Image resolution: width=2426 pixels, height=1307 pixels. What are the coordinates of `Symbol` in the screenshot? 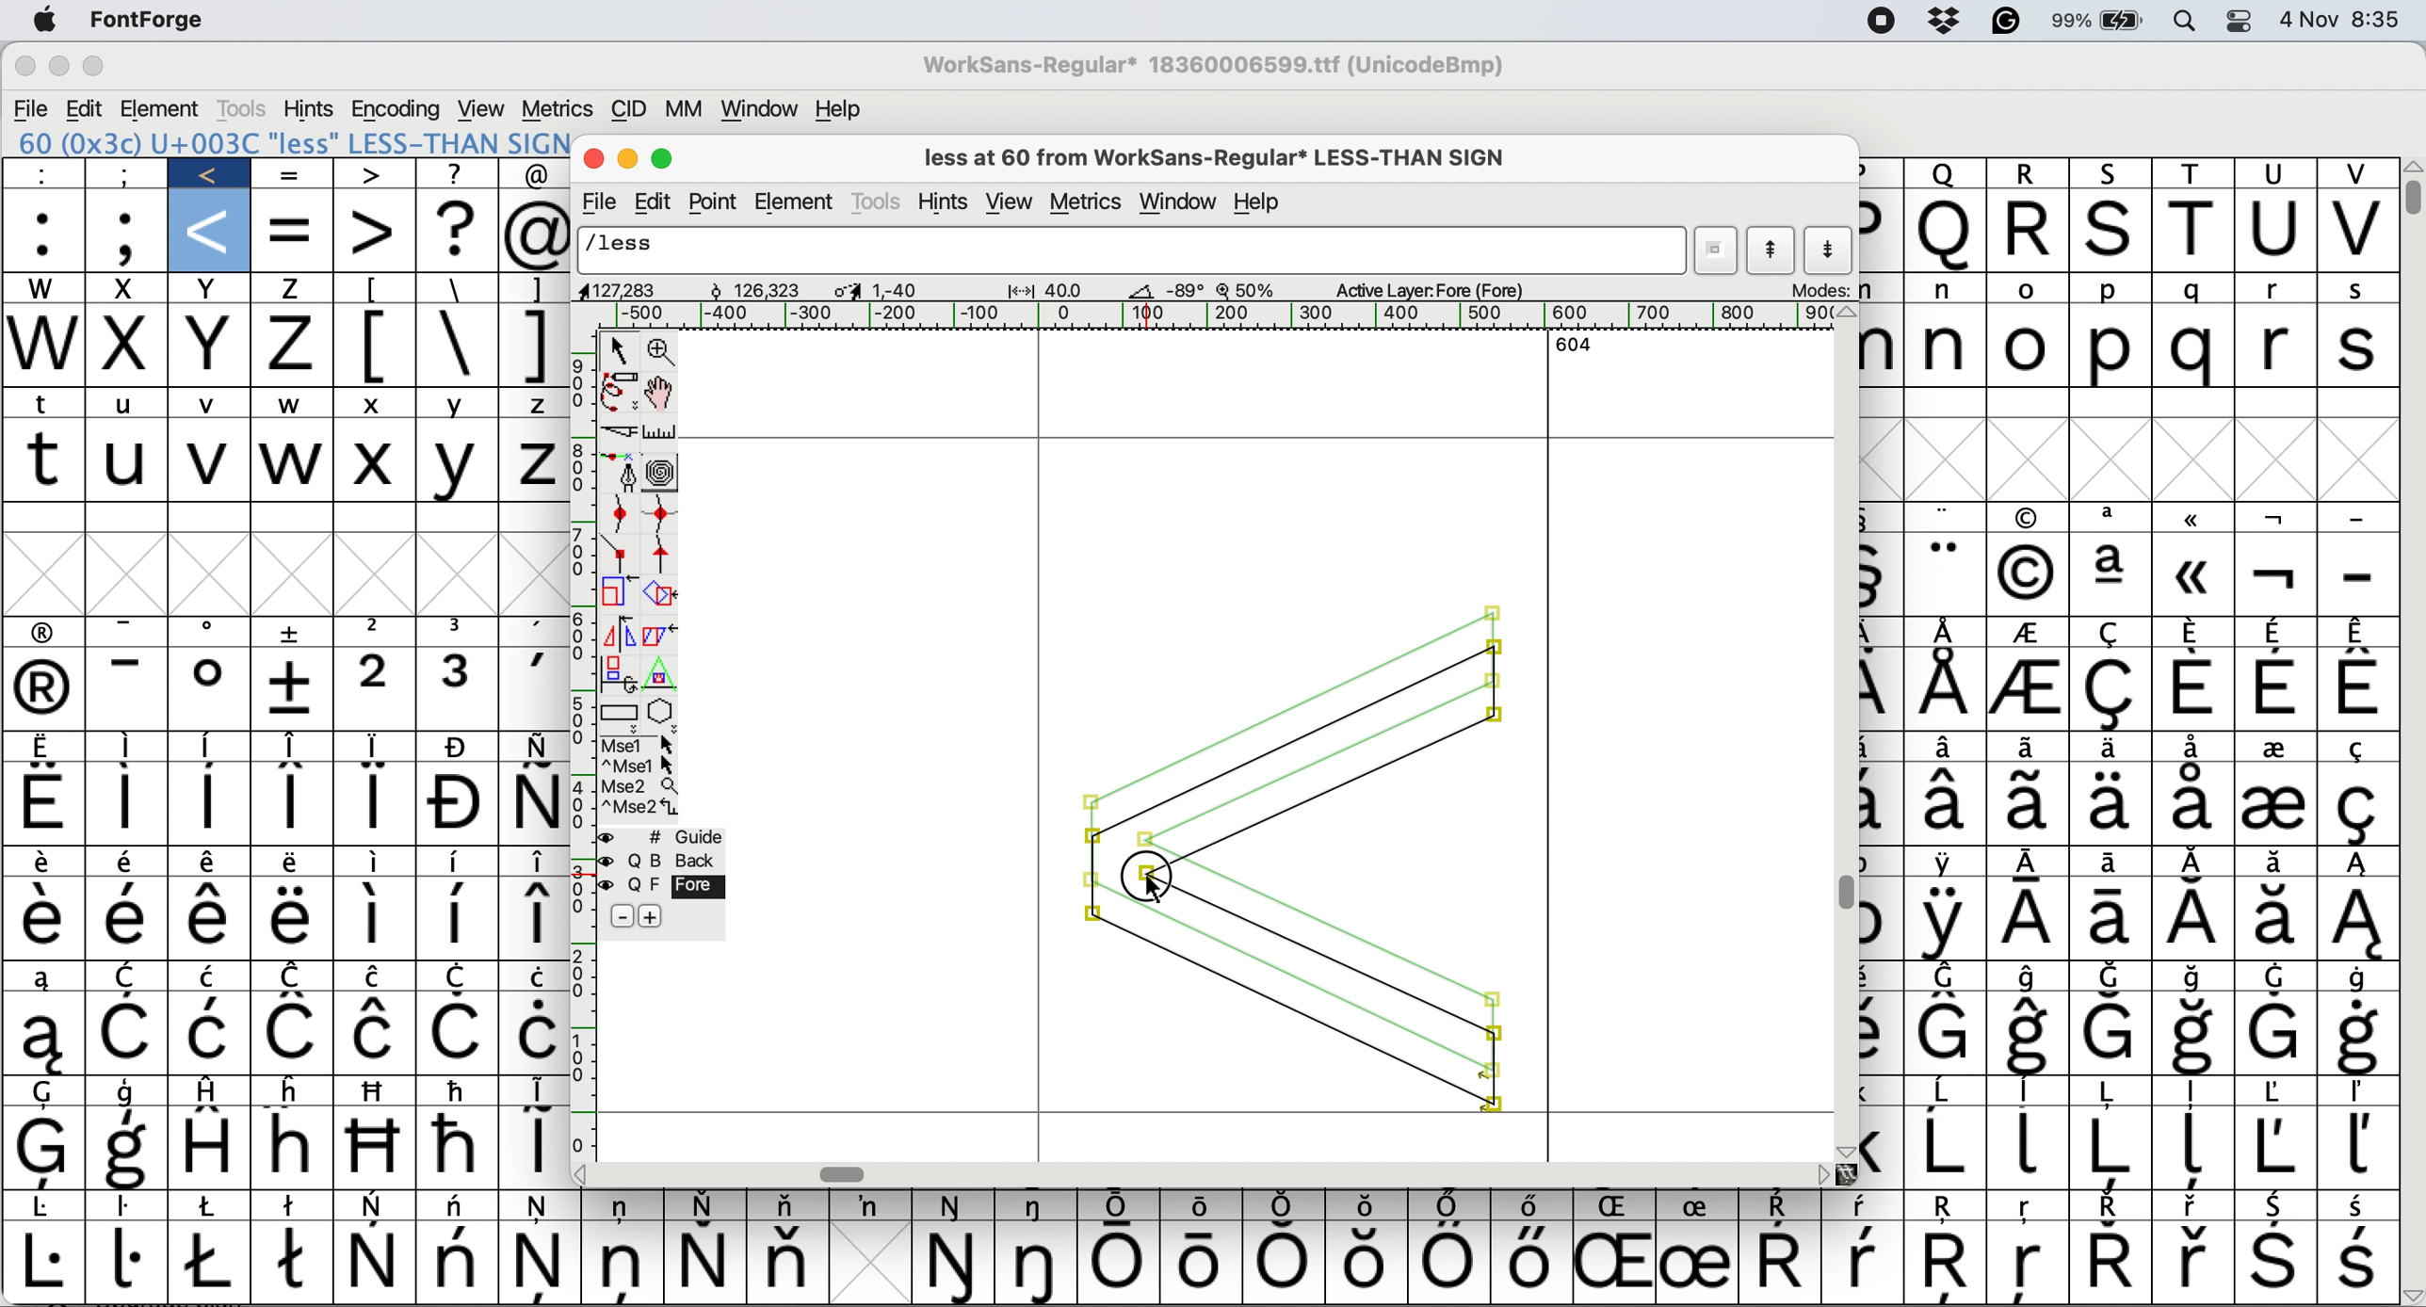 It's located at (1287, 1203).